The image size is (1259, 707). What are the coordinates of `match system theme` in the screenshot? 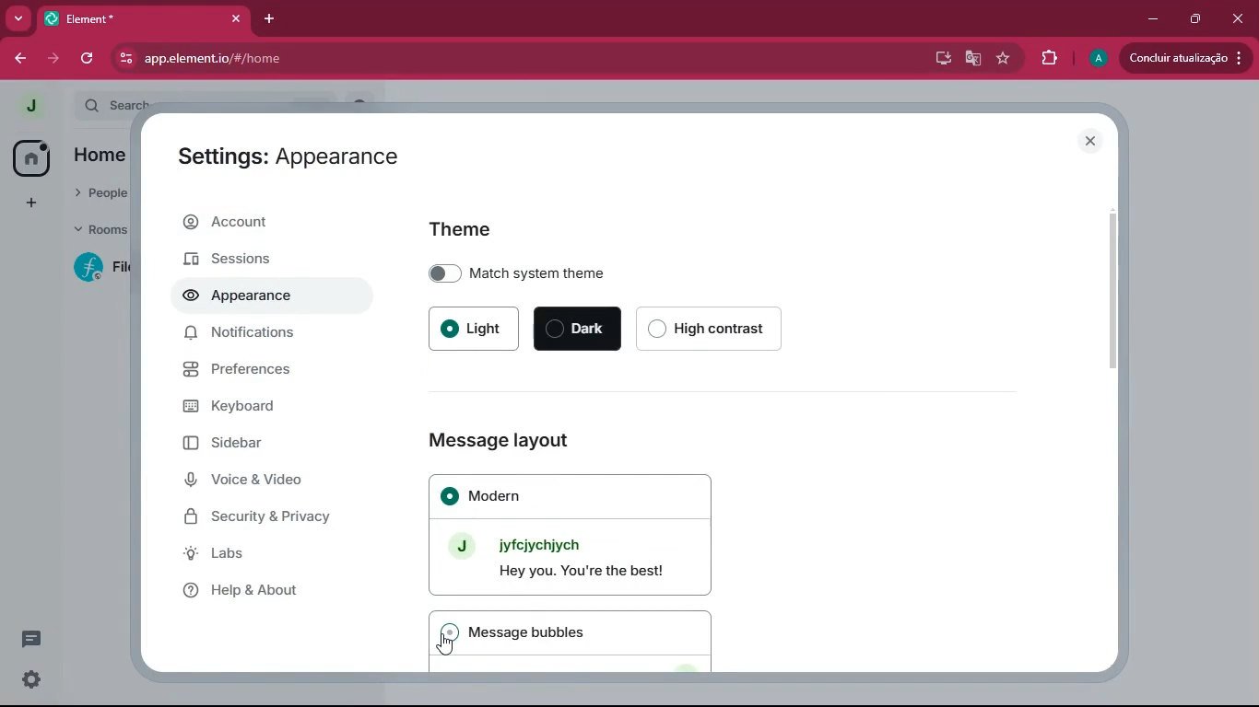 It's located at (588, 270).